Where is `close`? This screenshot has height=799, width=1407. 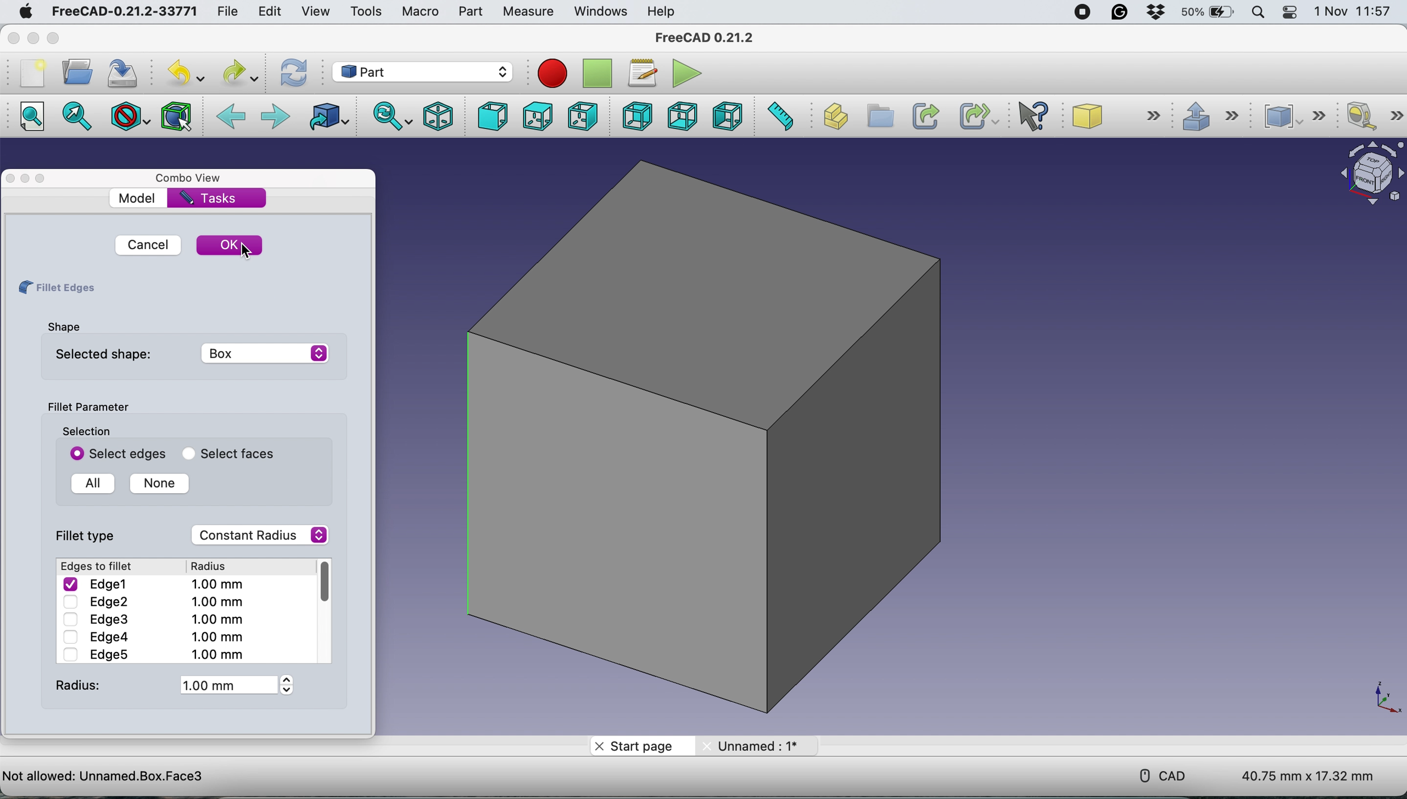
close is located at coordinates (14, 38).